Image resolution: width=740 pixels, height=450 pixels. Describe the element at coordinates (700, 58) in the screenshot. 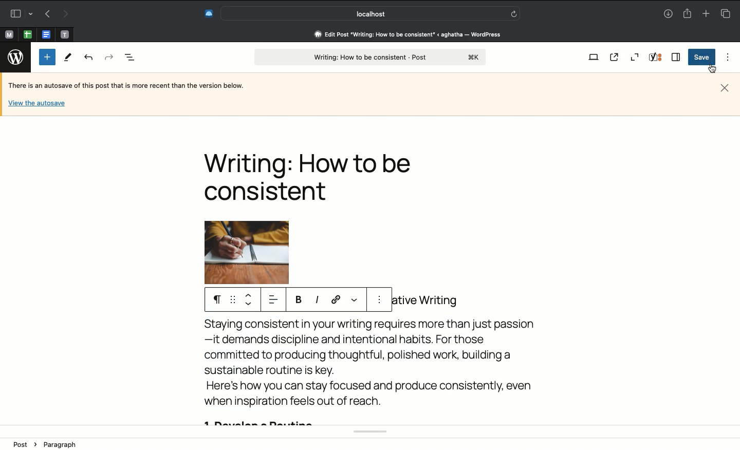

I see `Save` at that location.